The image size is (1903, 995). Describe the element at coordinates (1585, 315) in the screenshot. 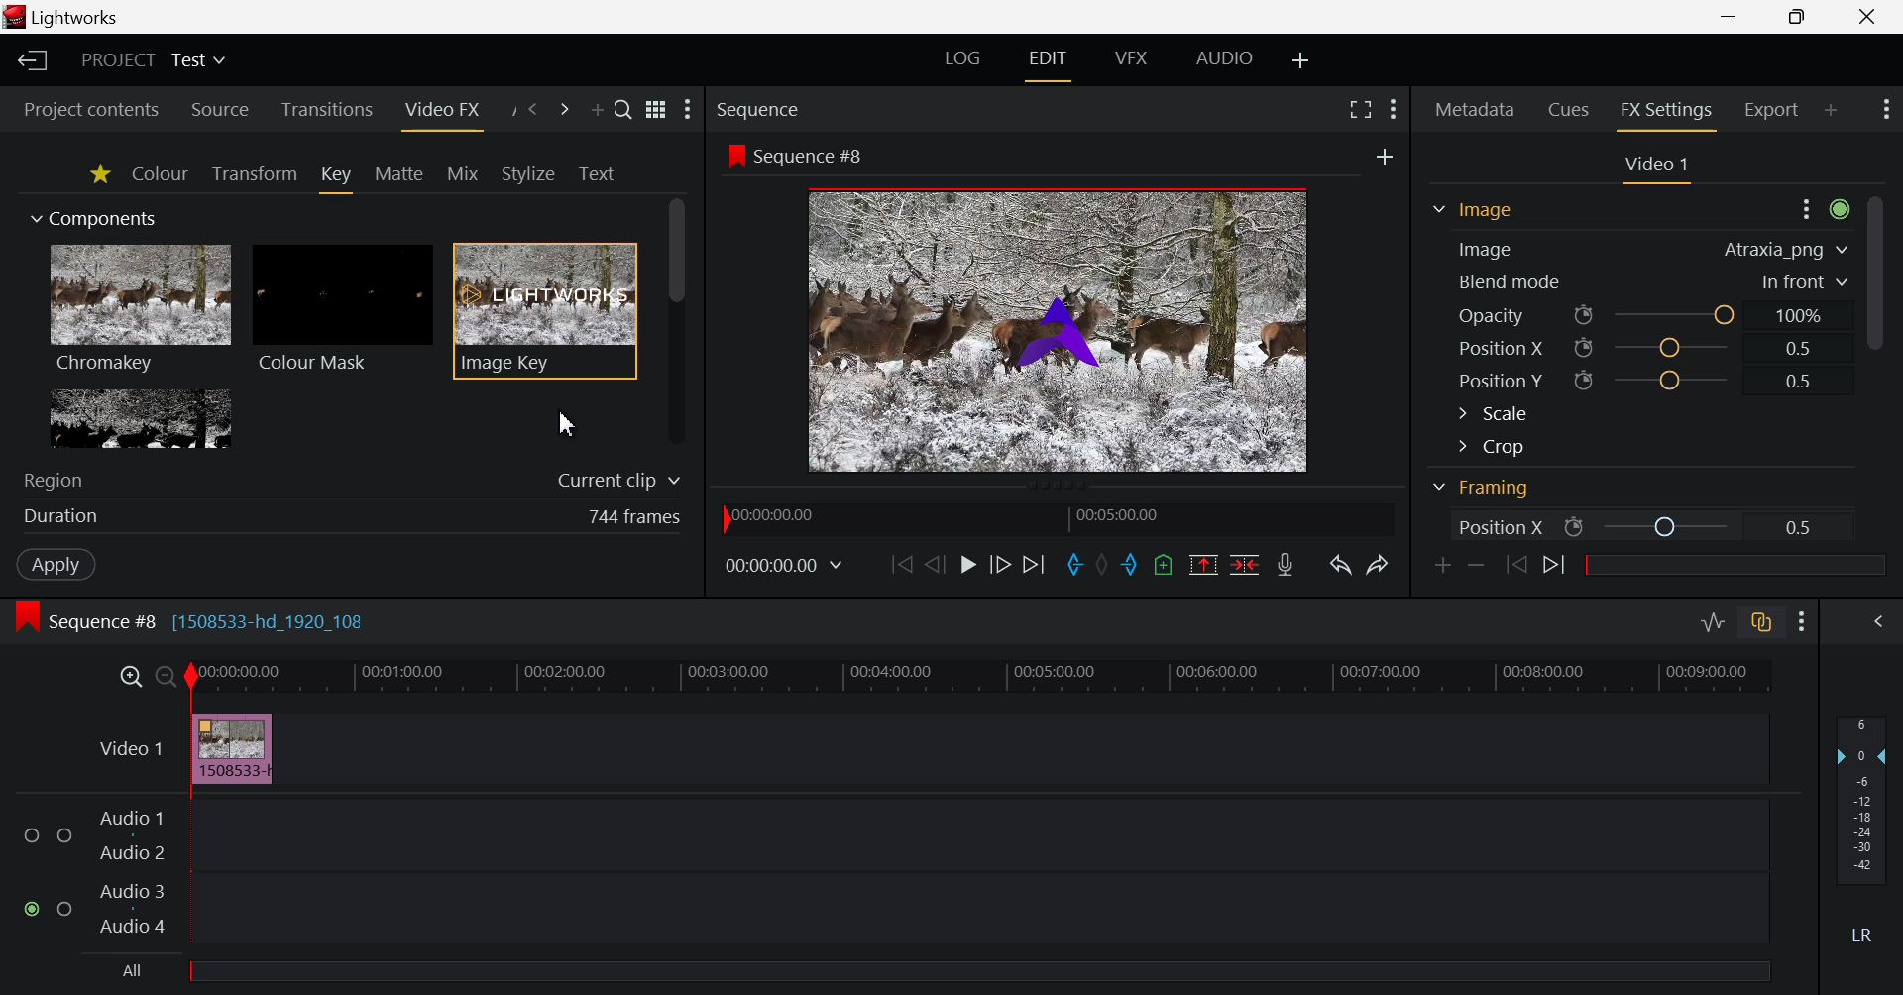

I see `icon` at that location.